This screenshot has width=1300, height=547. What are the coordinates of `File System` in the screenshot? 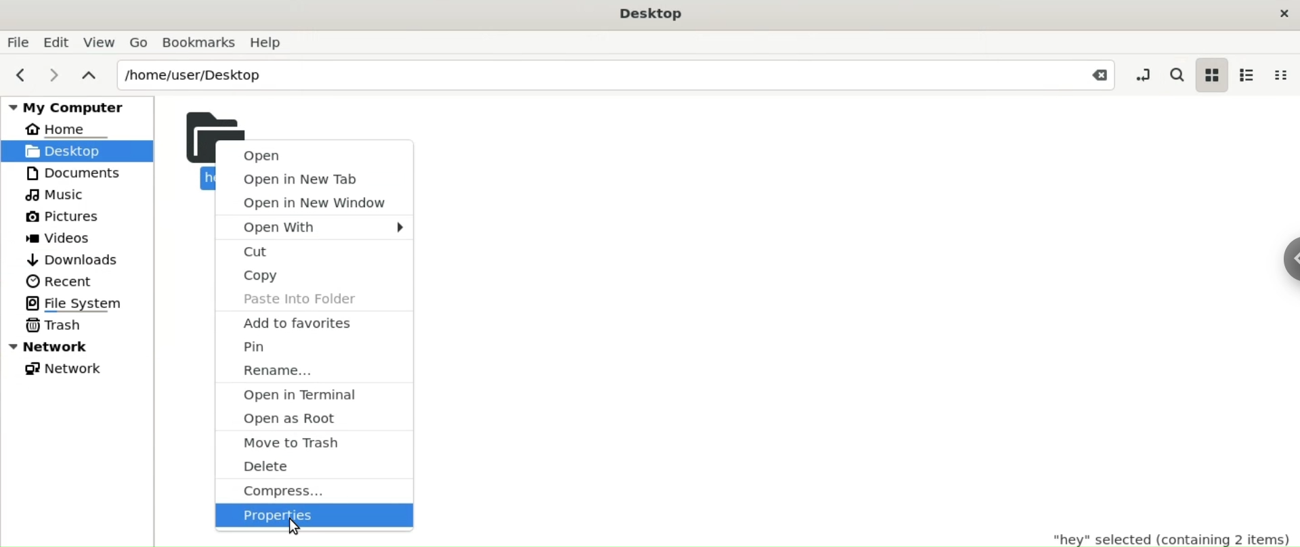 It's located at (73, 303).